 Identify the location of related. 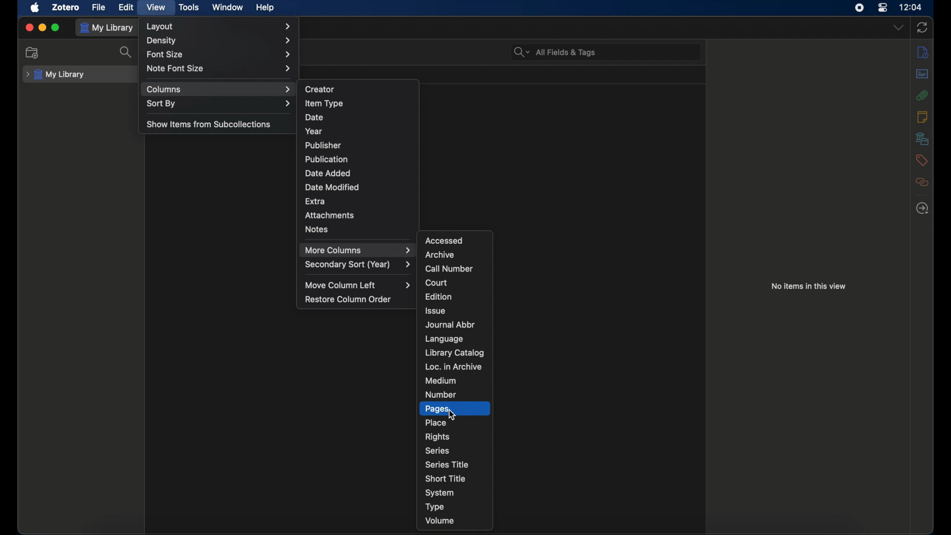
(922, 182).